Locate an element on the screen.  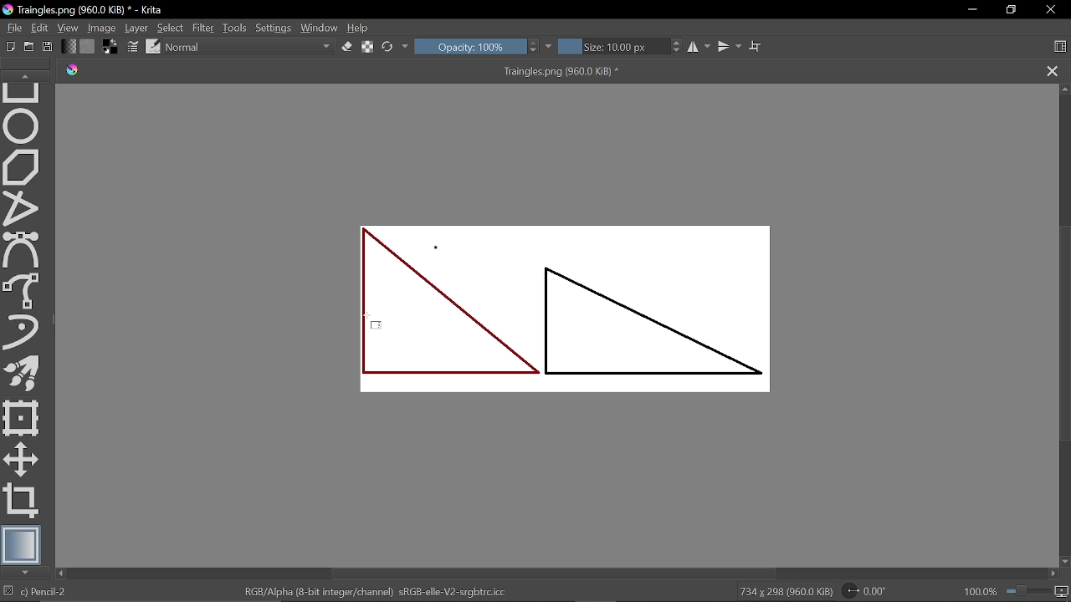
Gradient tool is located at coordinates (22, 544).